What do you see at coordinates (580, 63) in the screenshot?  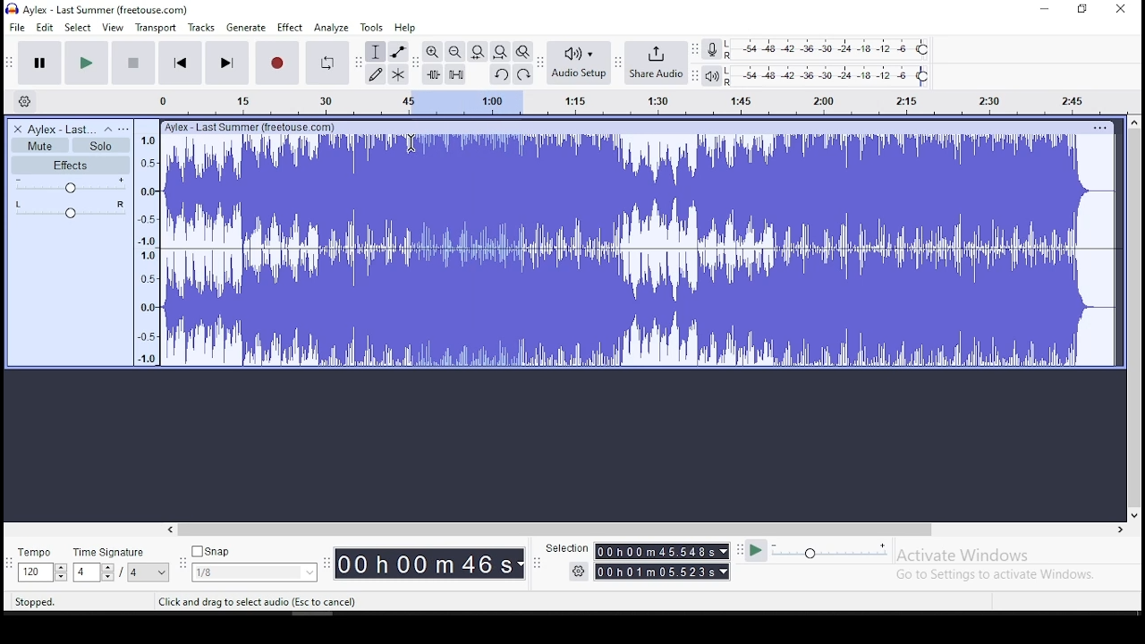 I see `audio setup` at bounding box center [580, 63].